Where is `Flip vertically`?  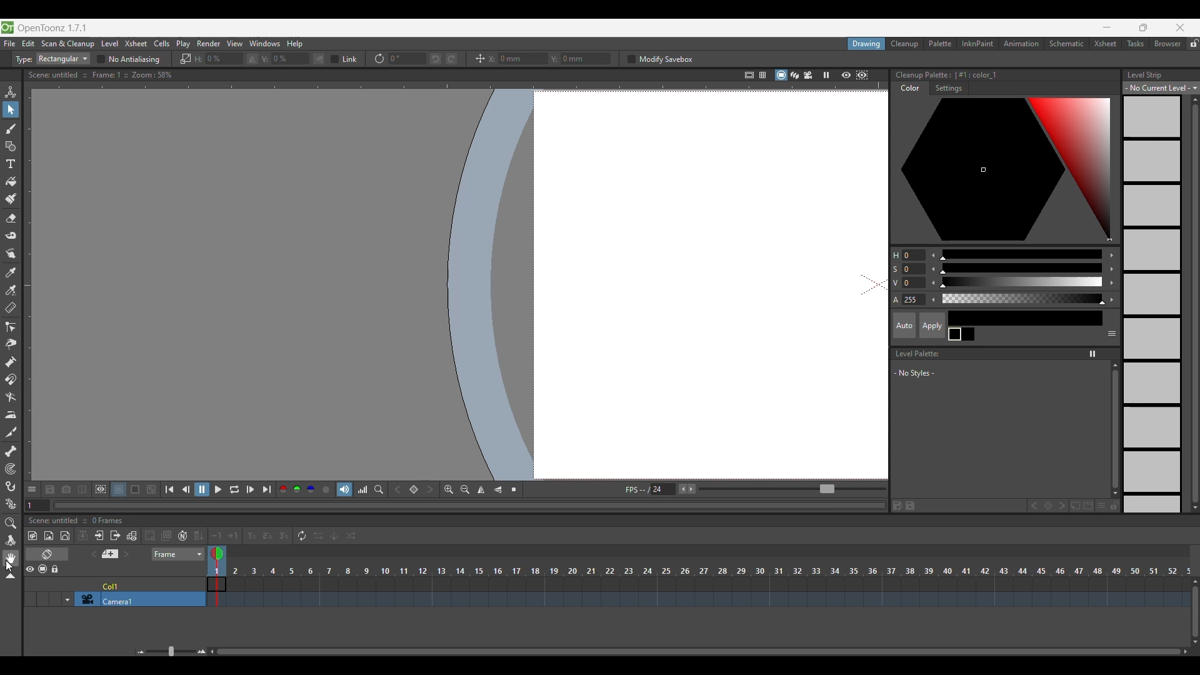
Flip vertically is located at coordinates (319, 59).